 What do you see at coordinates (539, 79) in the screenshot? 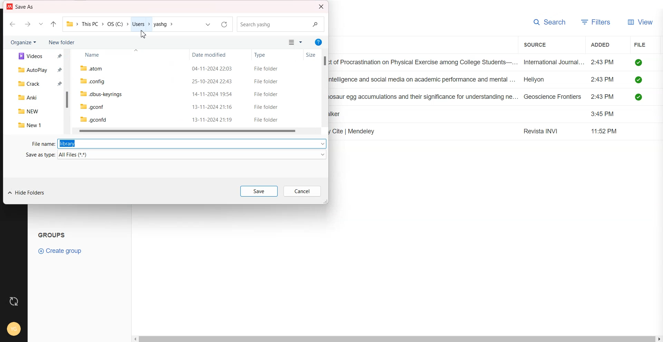
I see `Heliyon` at bounding box center [539, 79].